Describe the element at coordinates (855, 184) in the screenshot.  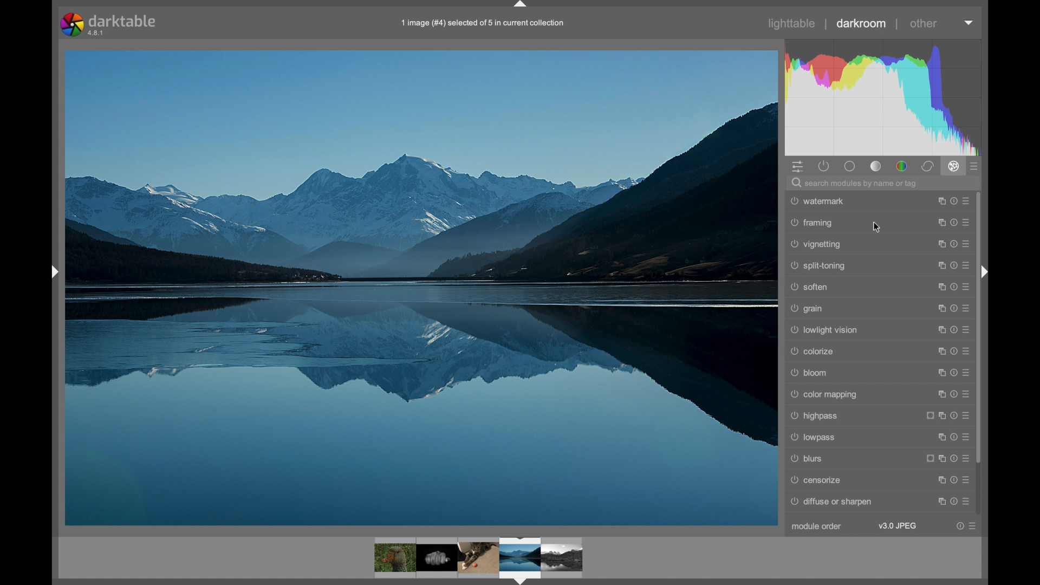
I see `search` at that location.